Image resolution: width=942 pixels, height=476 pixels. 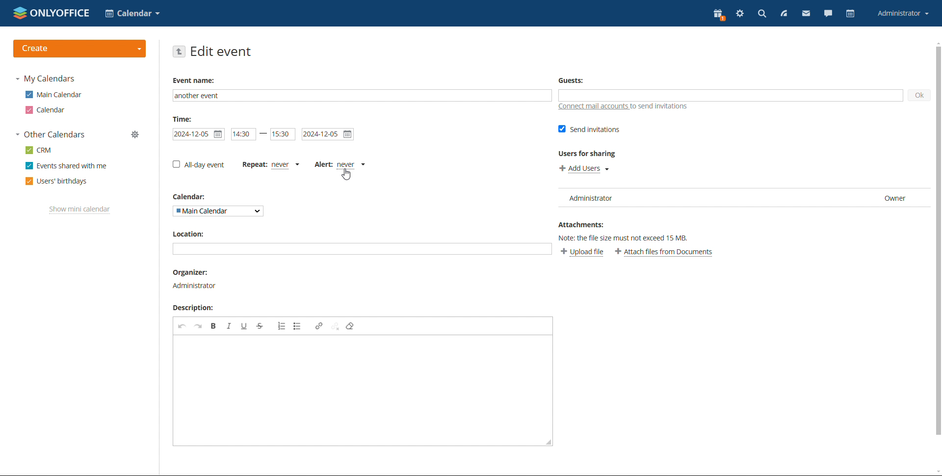 I want to click on present, so click(x=719, y=15).